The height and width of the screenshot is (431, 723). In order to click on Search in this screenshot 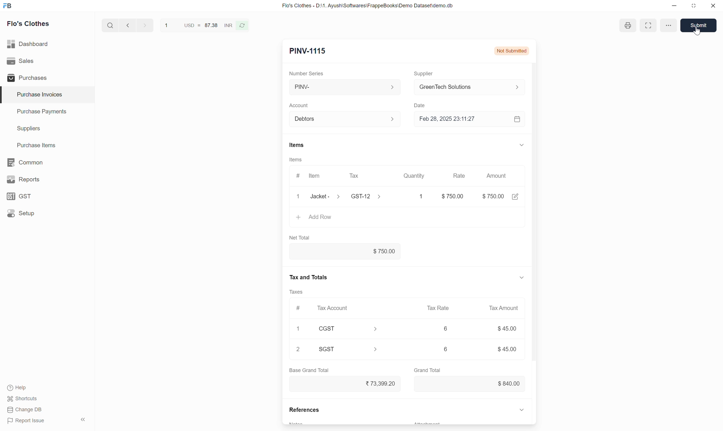, I will do `click(110, 25)`.